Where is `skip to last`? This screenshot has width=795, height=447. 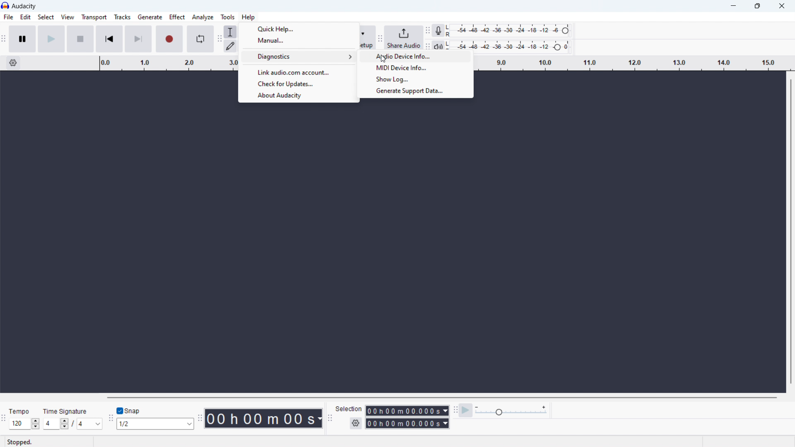
skip to last is located at coordinates (138, 39).